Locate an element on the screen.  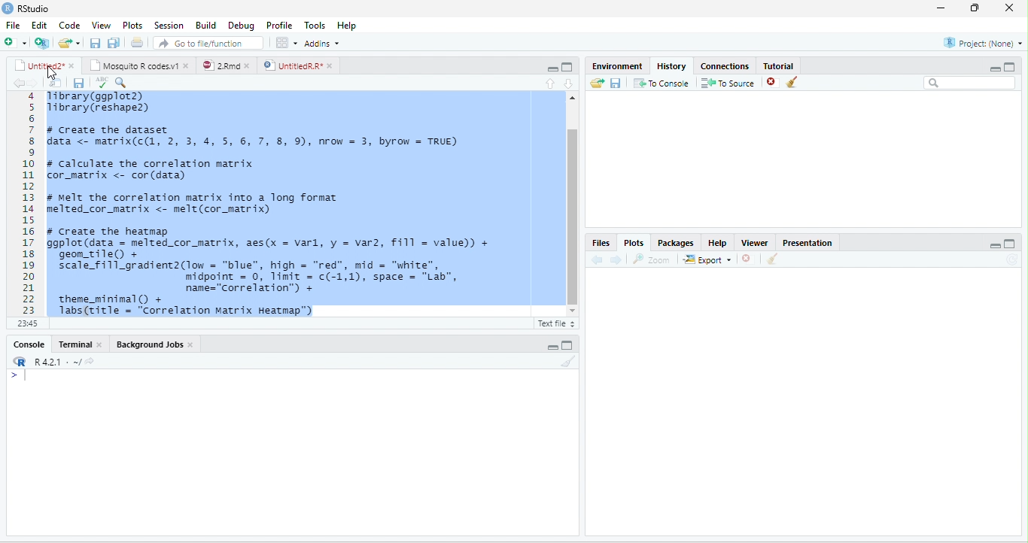
to source is located at coordinates (726, 83).